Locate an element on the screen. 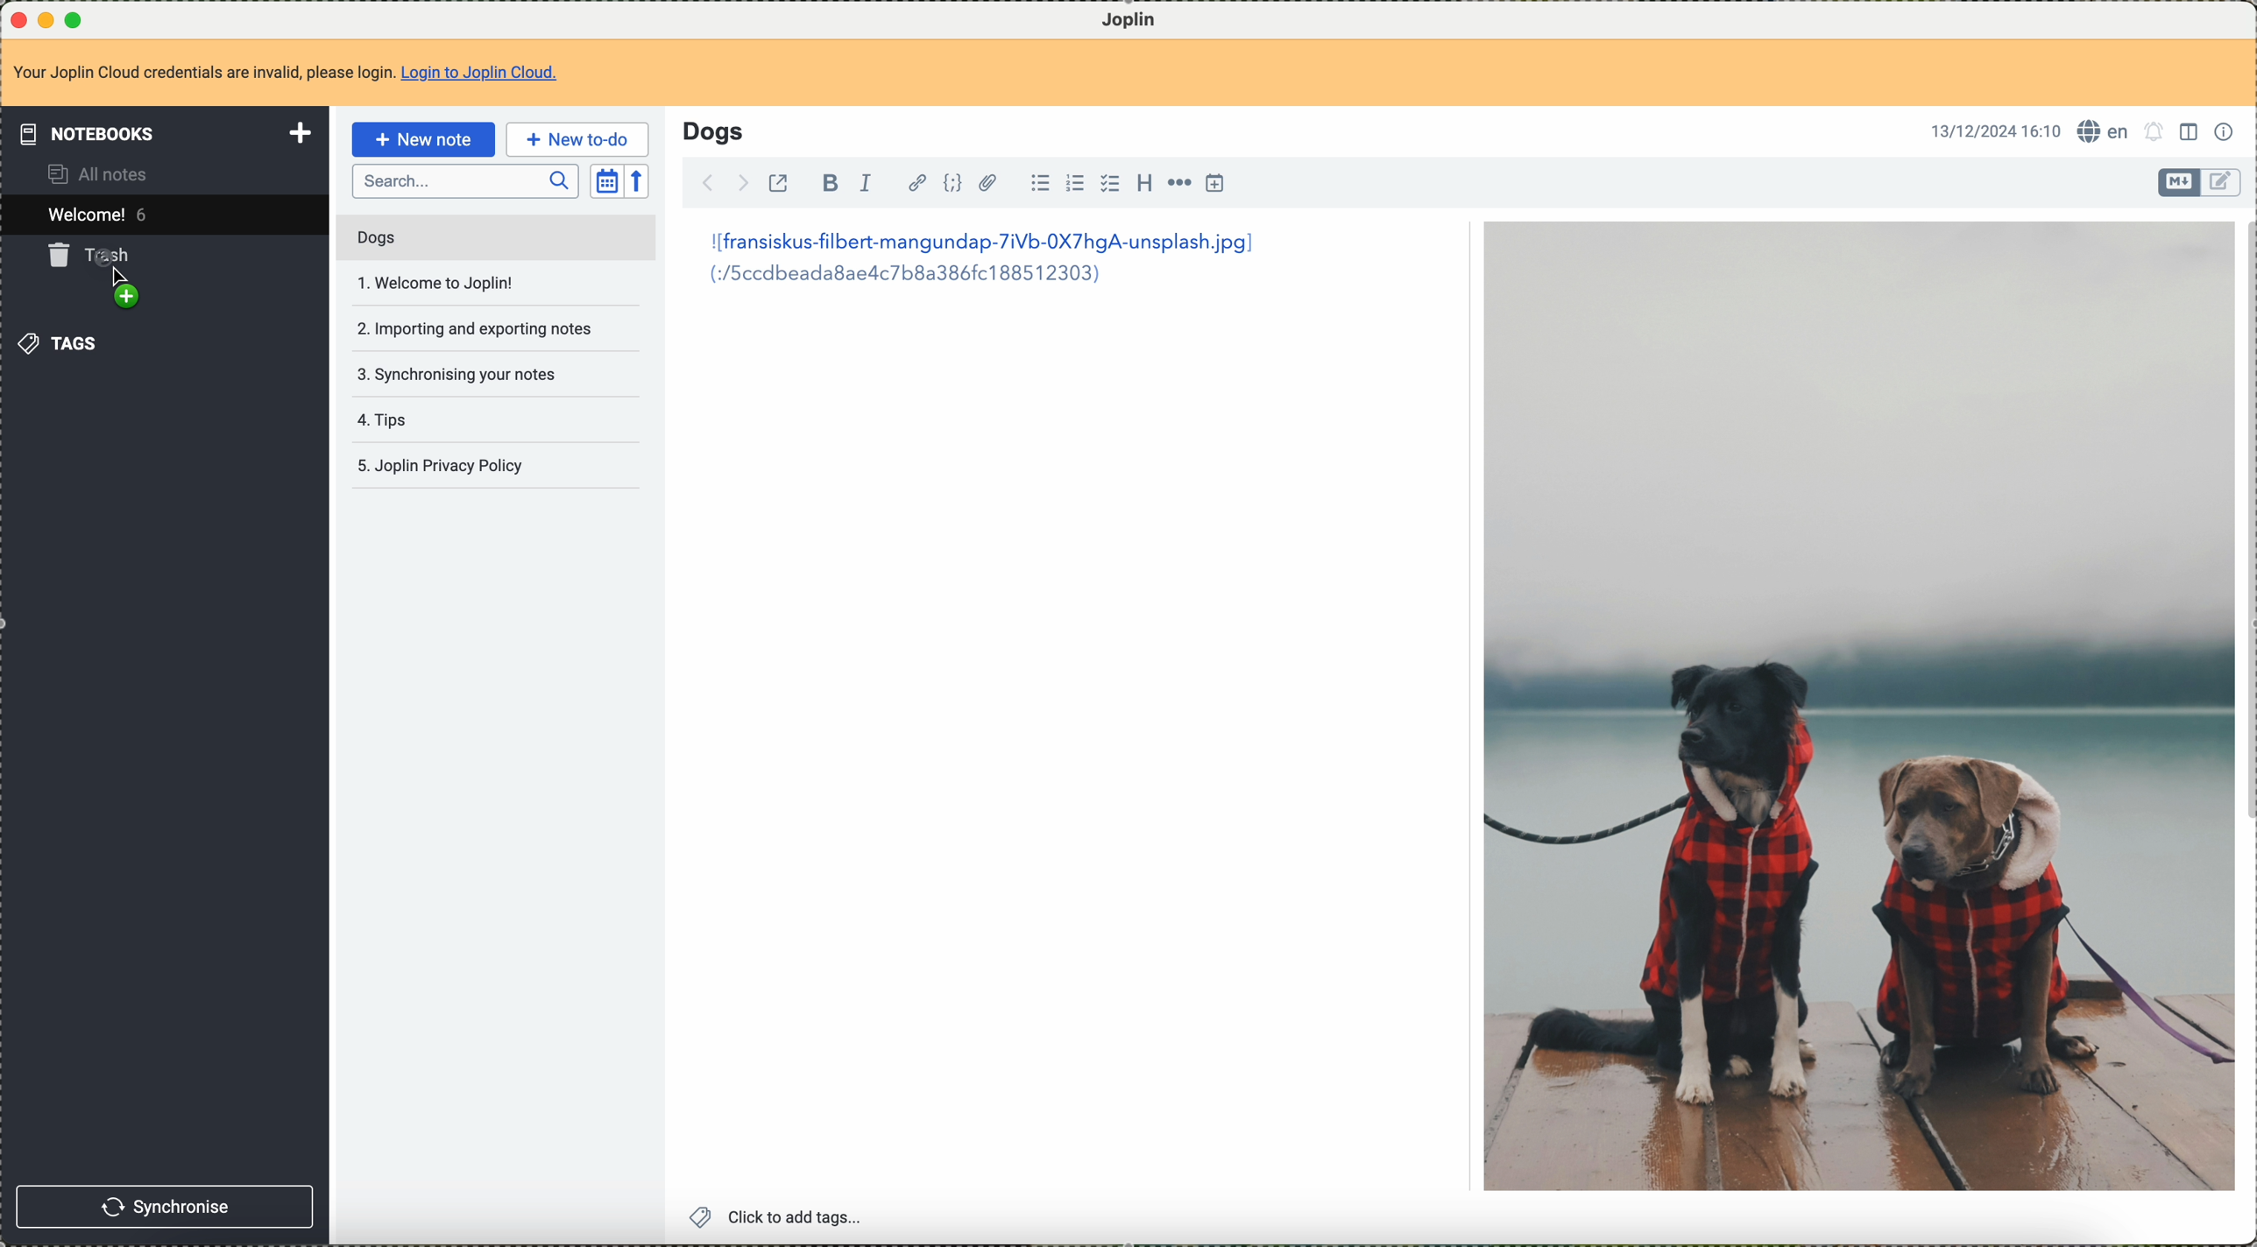 This screenshot has height=1247, width=2257. minimize program is located at coordinates (46, 18).